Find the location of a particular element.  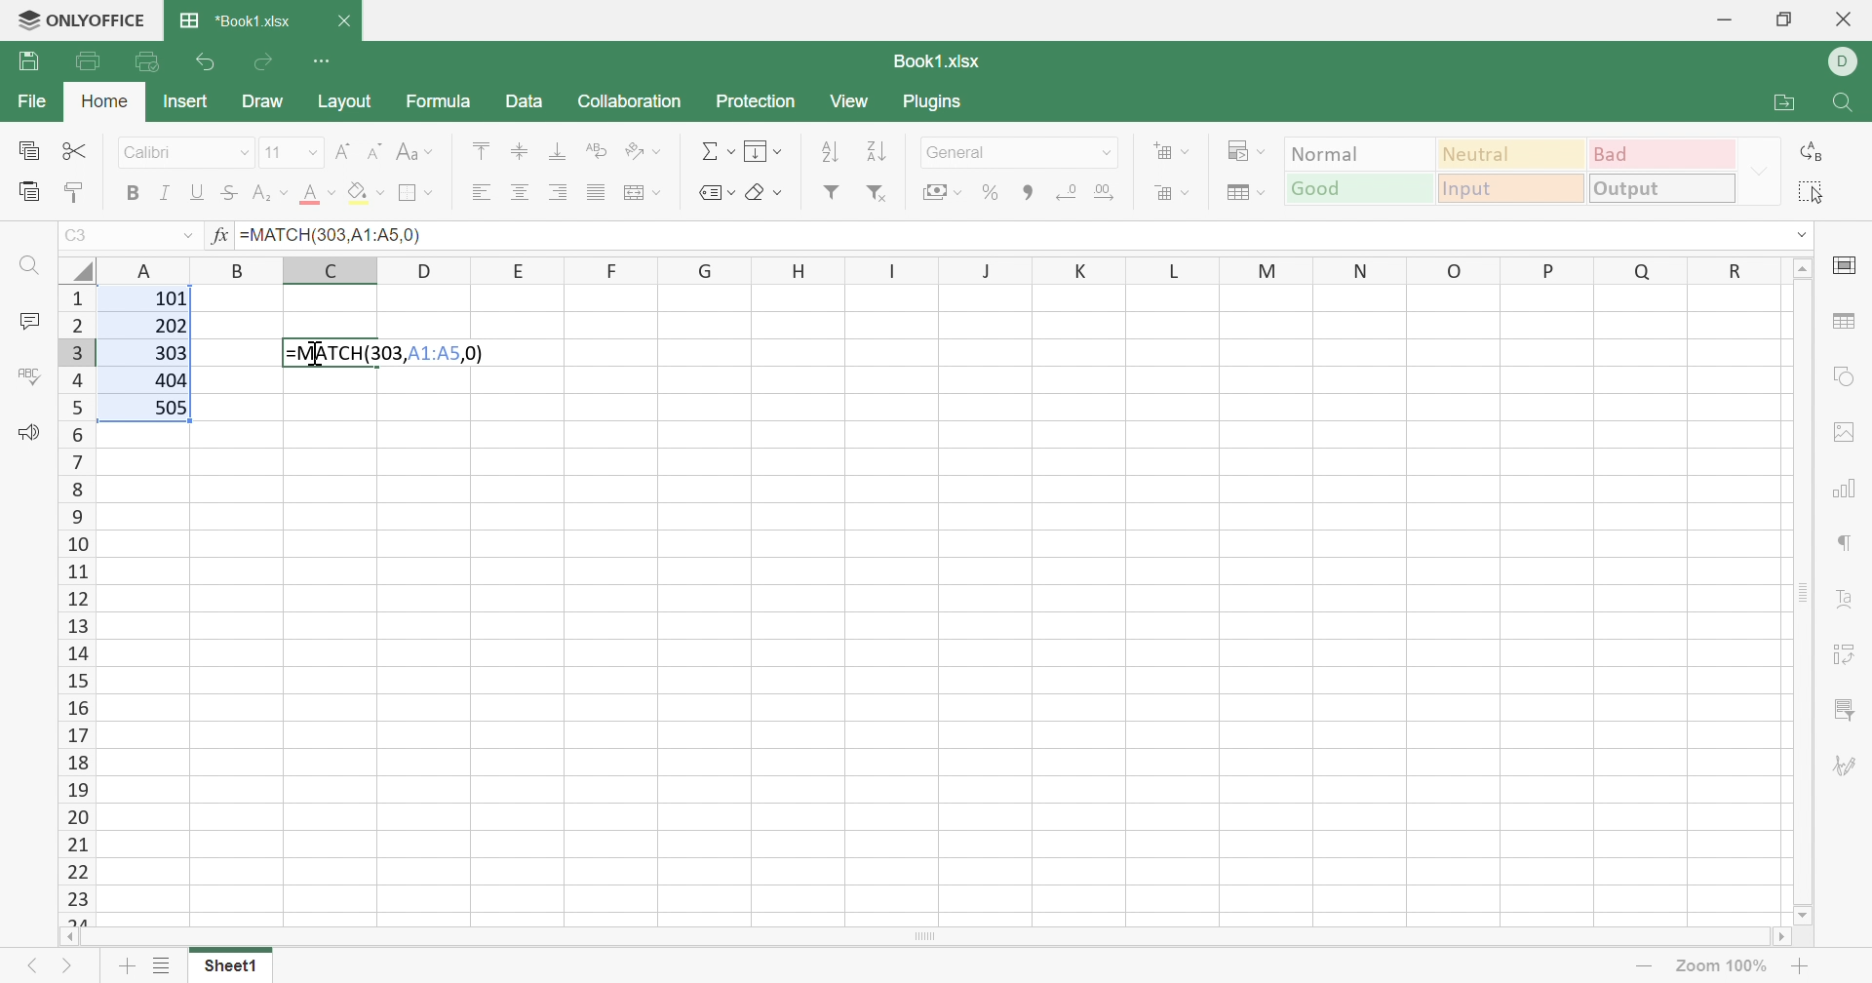

Data is located at coordinates (528, 103).